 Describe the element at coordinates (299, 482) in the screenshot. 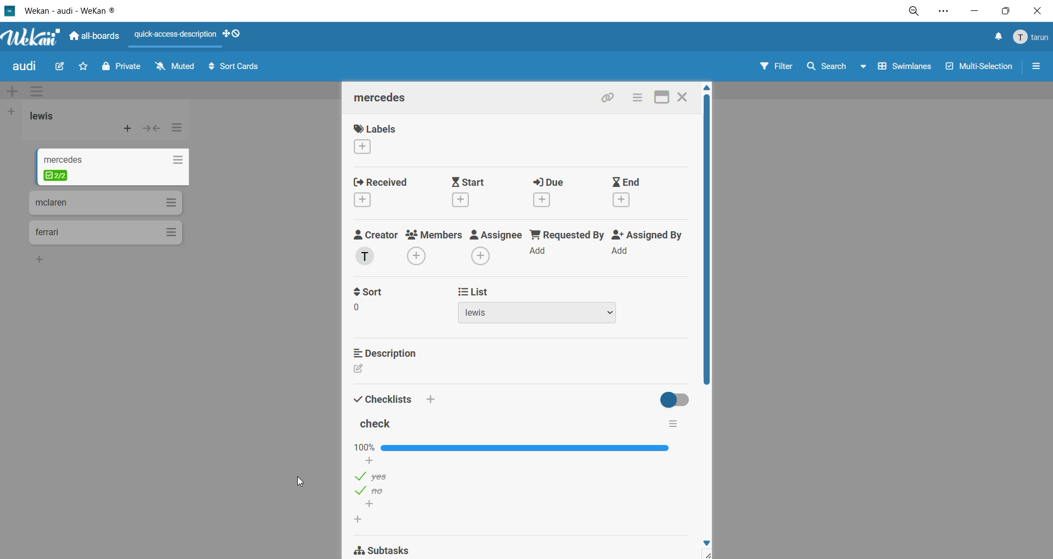

I see `cursor` at that location.